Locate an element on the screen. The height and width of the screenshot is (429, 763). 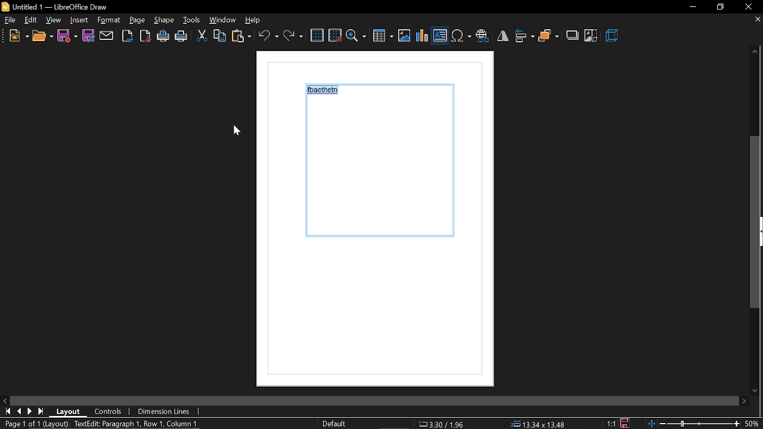
undo is located at coordinates (268, 36).